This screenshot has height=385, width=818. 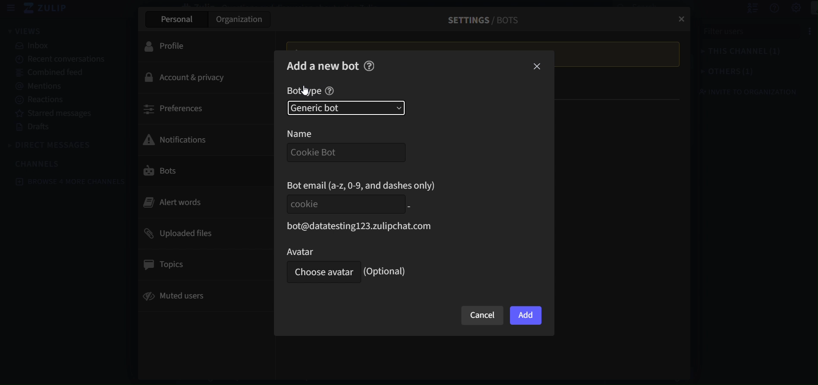 I want to click on Cookie Bot, so click(x=343, y=153).